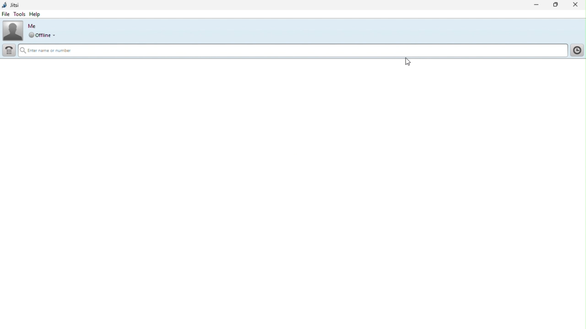 Image resolution: width=586 pixels, height=329 pixels. What do you see at coordinates (32, 31) in the screenshot?
I see `Profile picture and online status` at bounding box center [32, 31].